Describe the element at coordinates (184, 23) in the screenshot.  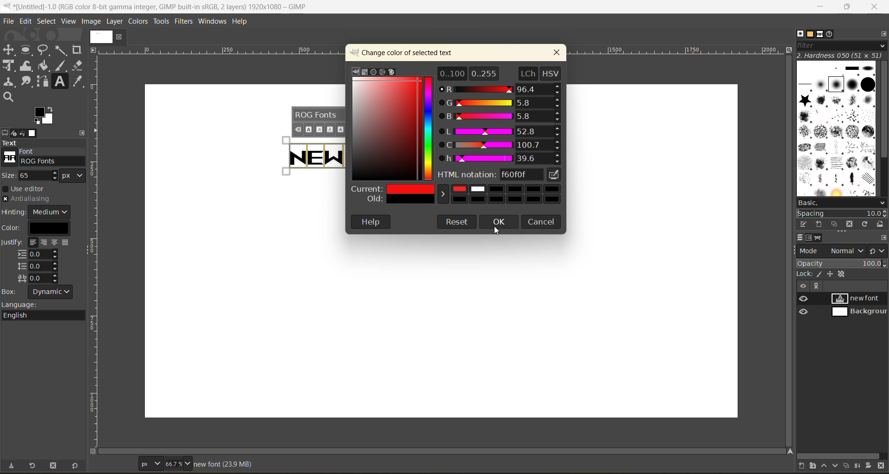
I see `filters` at that location.